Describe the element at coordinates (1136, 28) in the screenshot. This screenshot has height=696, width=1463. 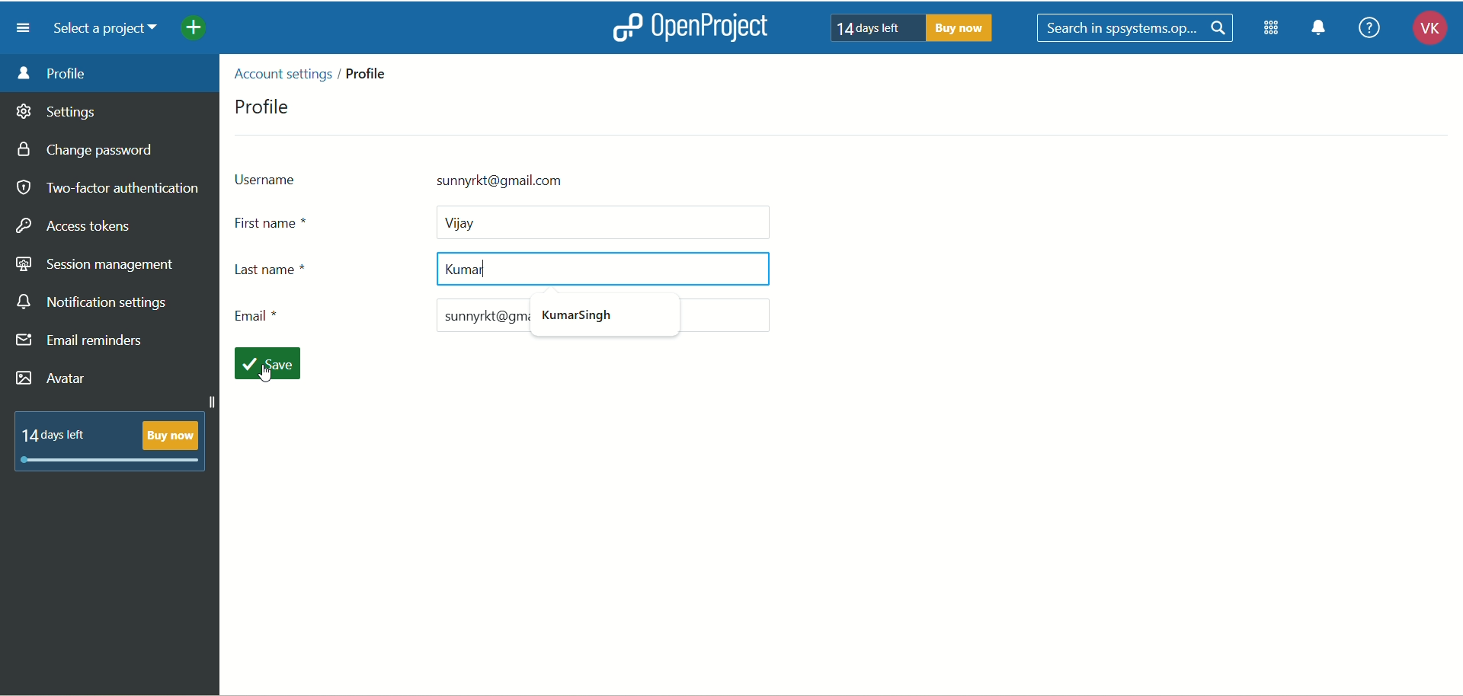
I see `search` at that location.